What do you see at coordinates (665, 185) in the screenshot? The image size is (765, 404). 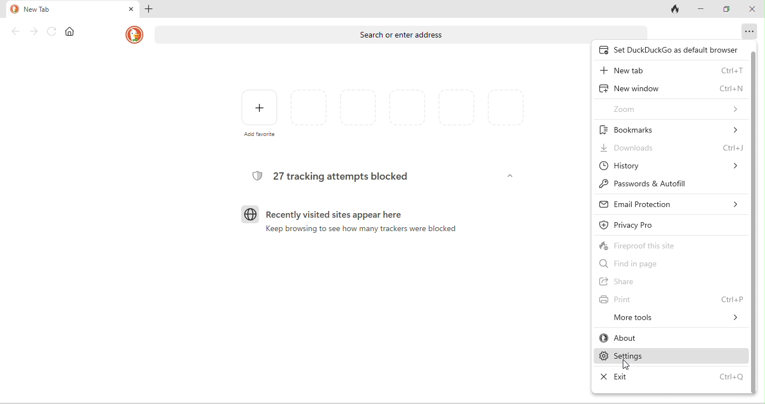 I see `passwords and autofill` at bounding box center [665, 185].